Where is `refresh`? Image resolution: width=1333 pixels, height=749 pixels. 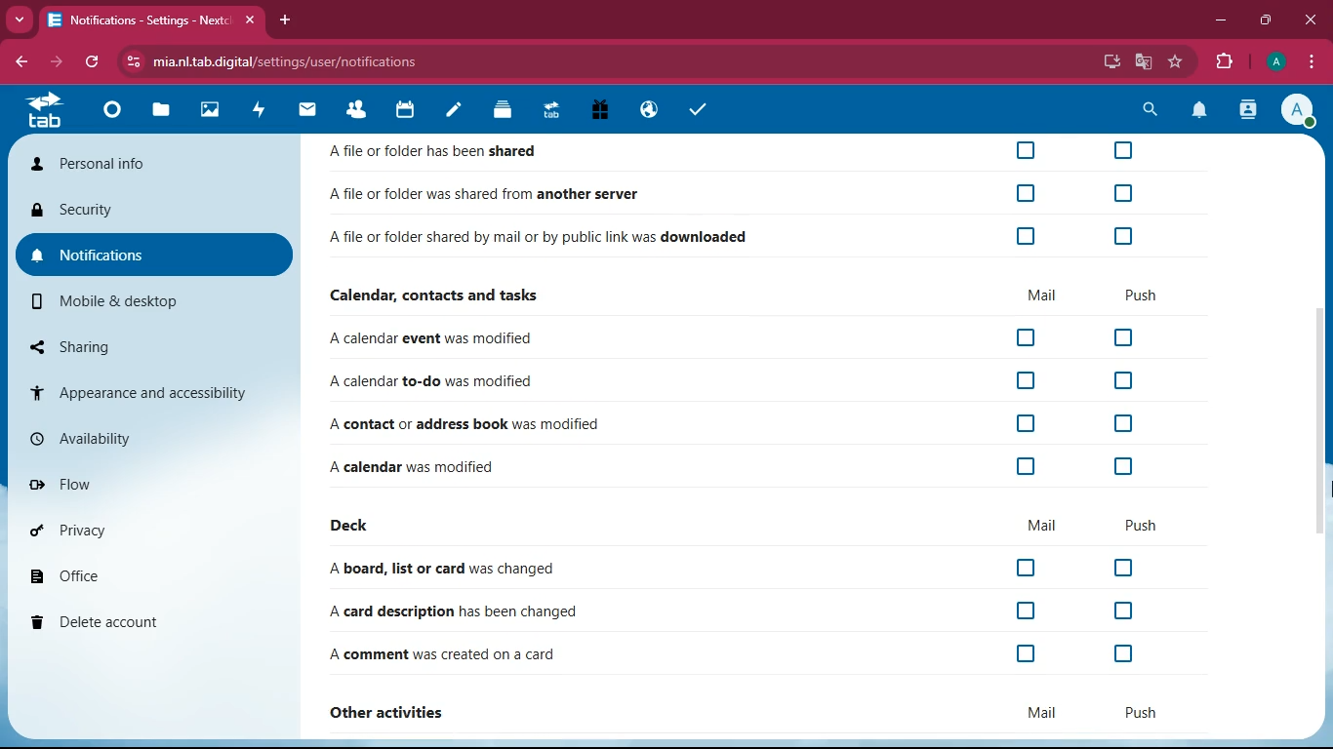
refresh is located at coordinates (92, 62).